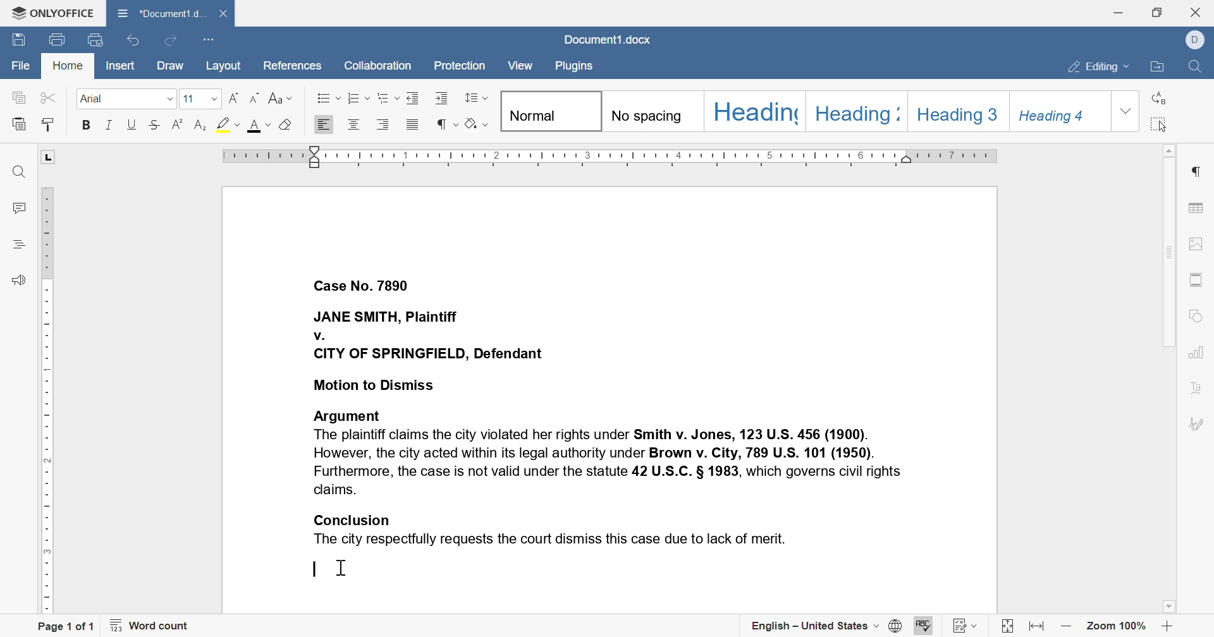  What do you see at coordinates (379, 68) in the screenshot?
I see `collaboration` at bounding box center [379, 68].